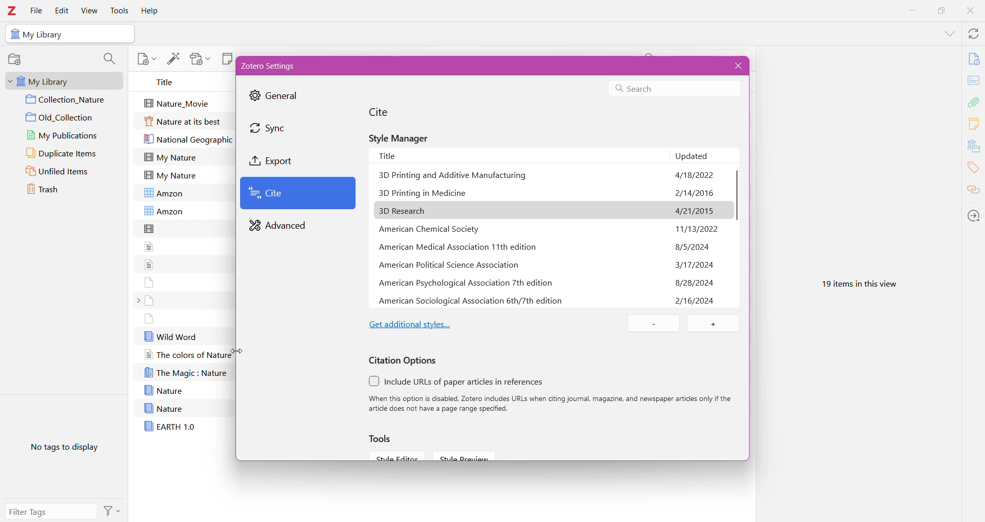 The height and width of the screenshot is (522, 985). Describe the element at coordinates (149, 264) in the screenshot. I see `file without title` at that location.